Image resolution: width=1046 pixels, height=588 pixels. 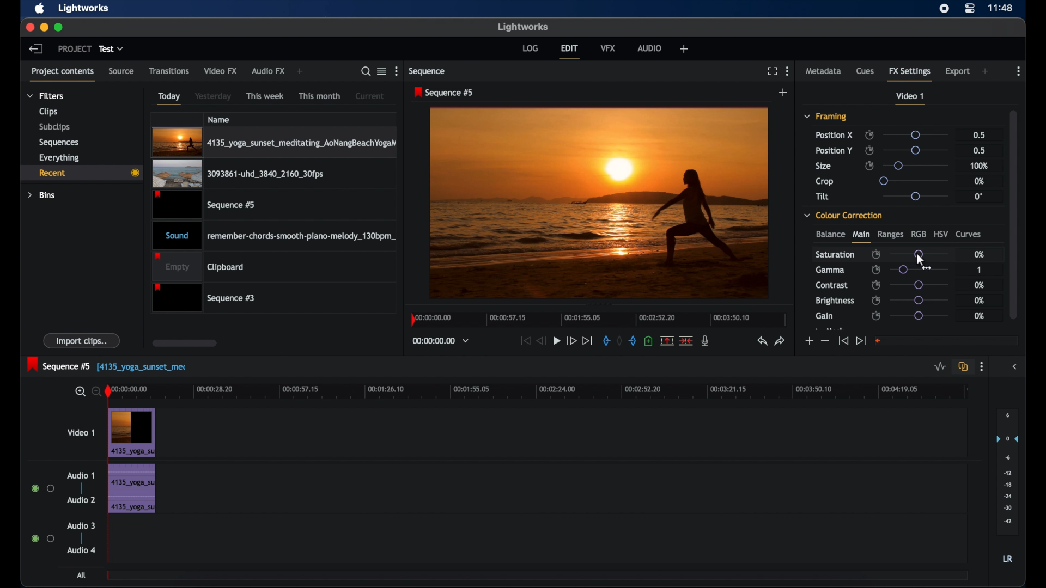 I want to click on filters, so click(x=45, y=96).